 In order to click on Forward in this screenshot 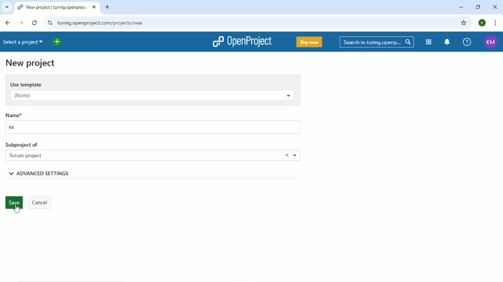, I will do `click(21, 23)`.